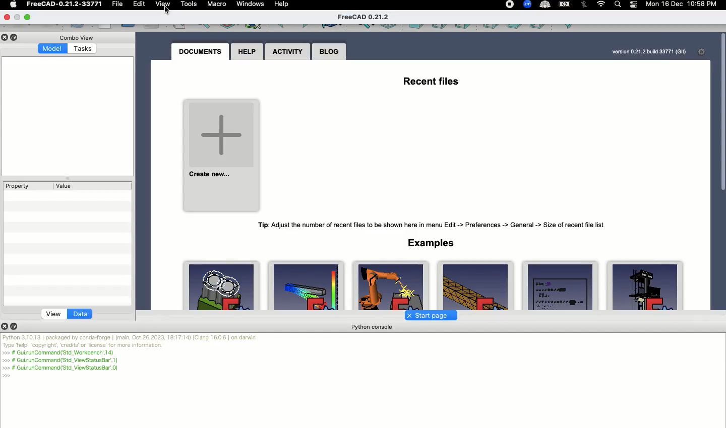 The image size is (726, 428). What do you see at coordinates (558, 286) in the screenshot?
I see `Draft_test_objects.FCStd FreeCAD Developers 117Kb` at bounding box center [558, 286].